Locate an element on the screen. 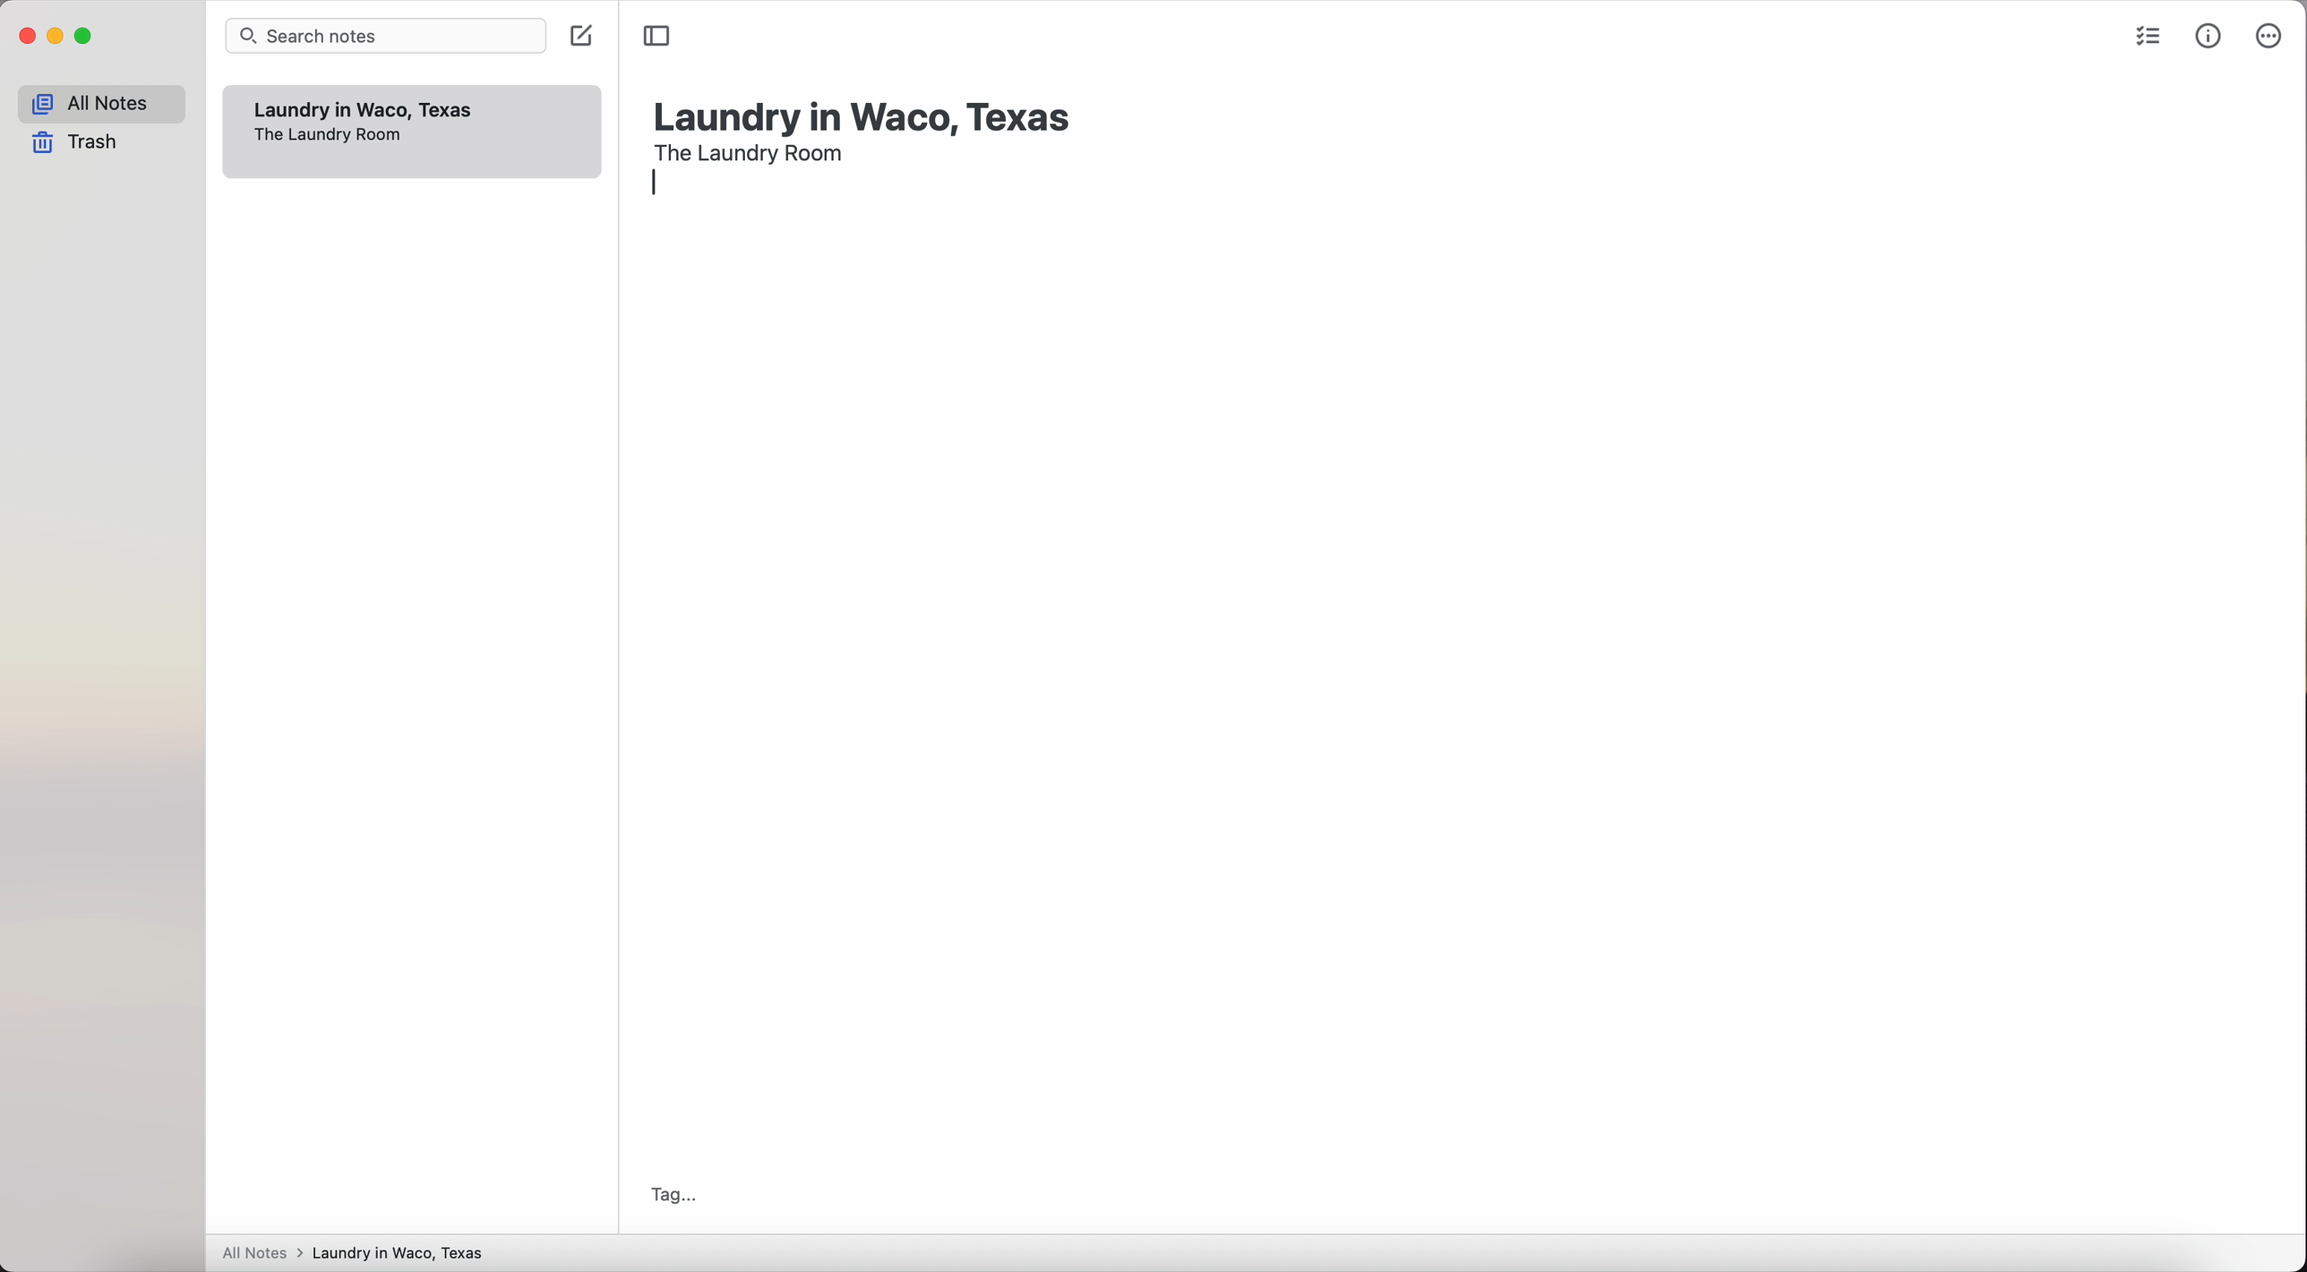  tag is located at coordinates (668, 1195).